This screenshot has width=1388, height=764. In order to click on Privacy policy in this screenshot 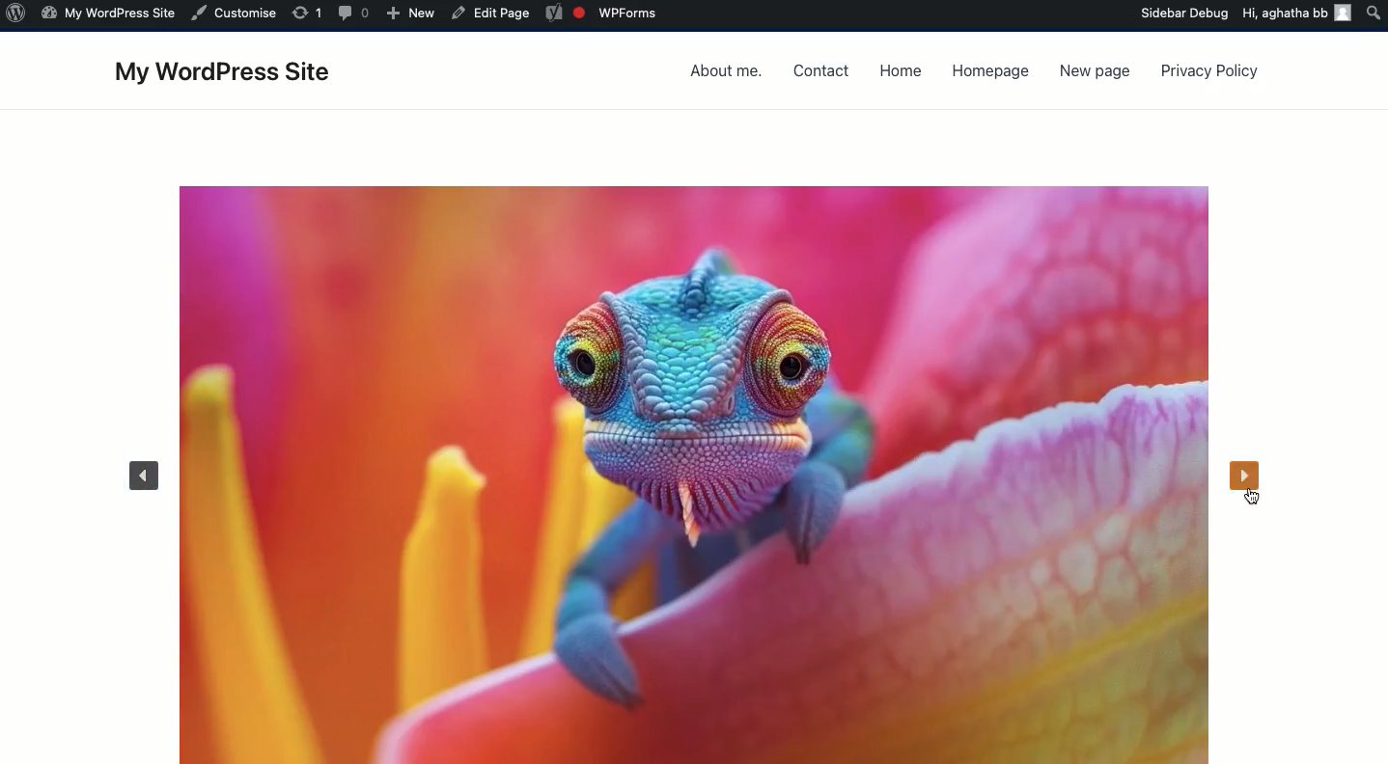, I will do `click(1209, 72)`.